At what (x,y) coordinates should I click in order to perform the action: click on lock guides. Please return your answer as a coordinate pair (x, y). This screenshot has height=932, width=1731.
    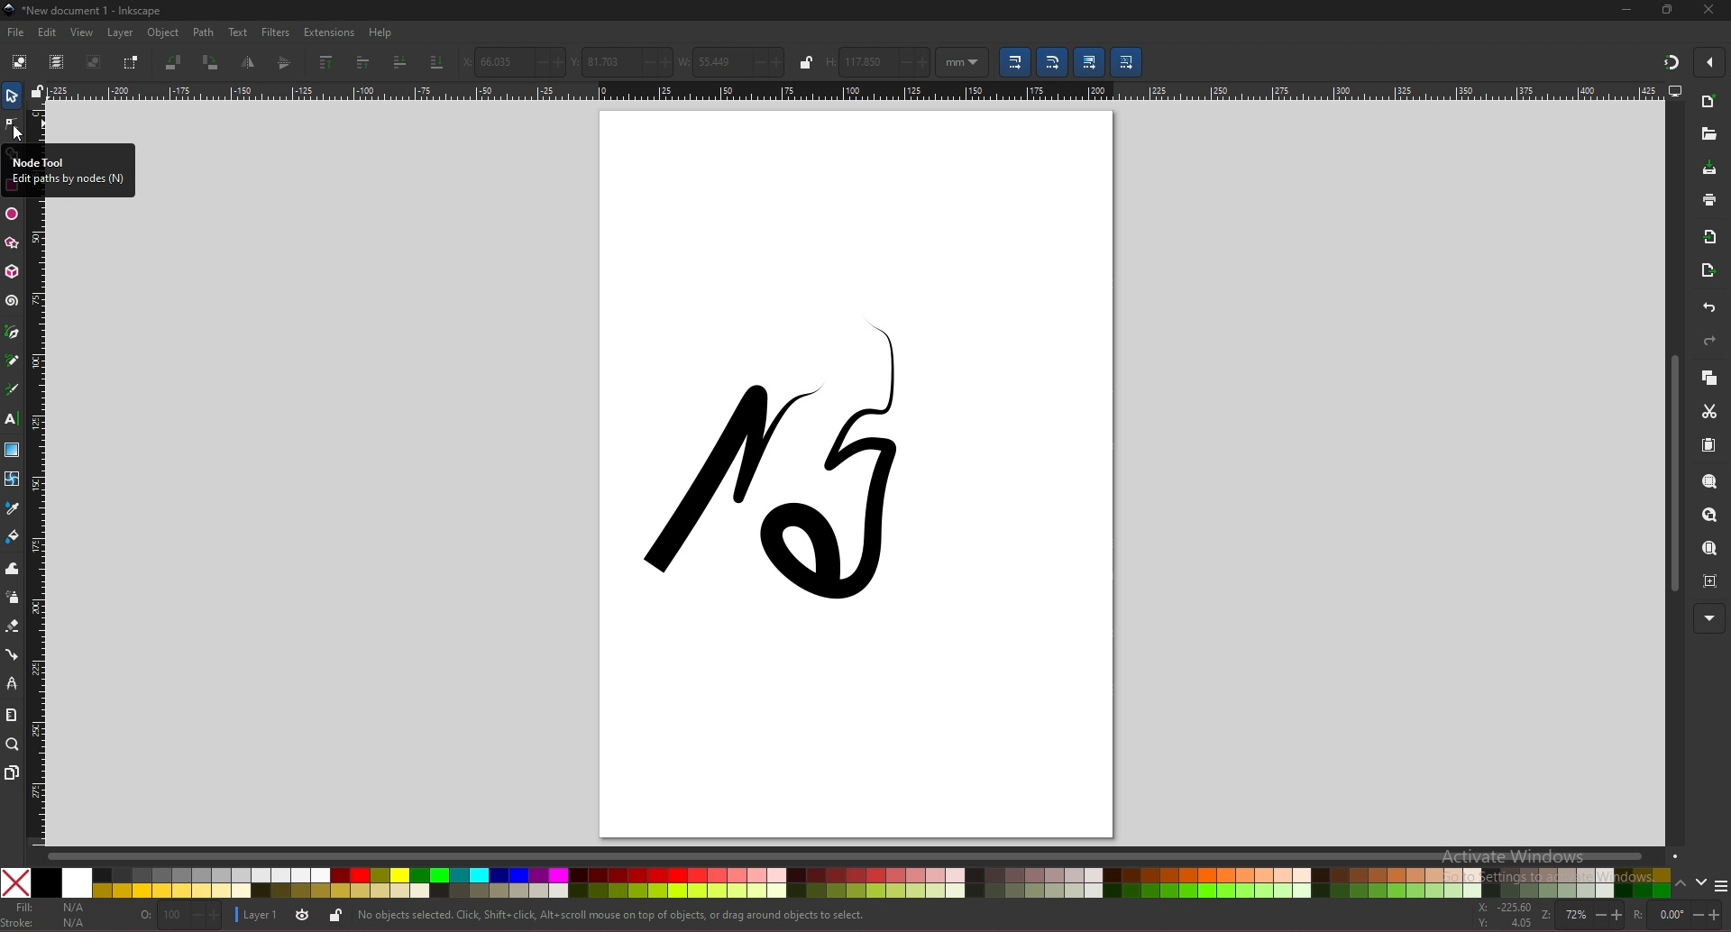
    Looking at the image, I should click on (37, 90).